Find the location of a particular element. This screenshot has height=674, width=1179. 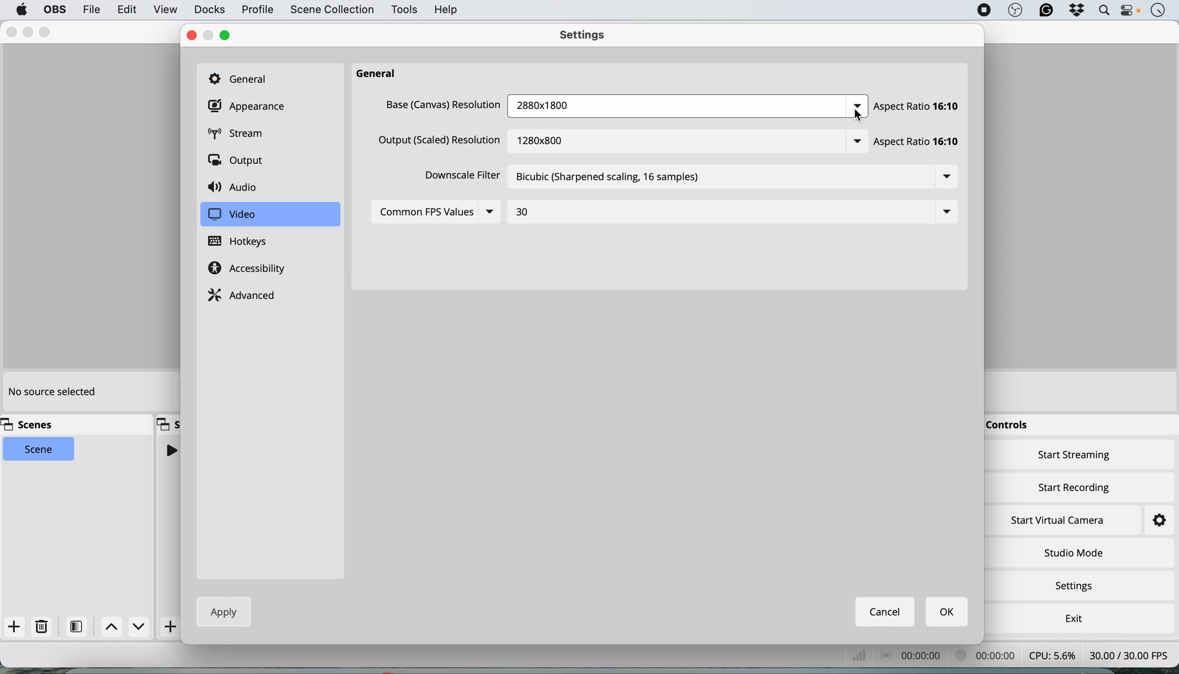

switch between scenes is located at coordinates (126, 627).